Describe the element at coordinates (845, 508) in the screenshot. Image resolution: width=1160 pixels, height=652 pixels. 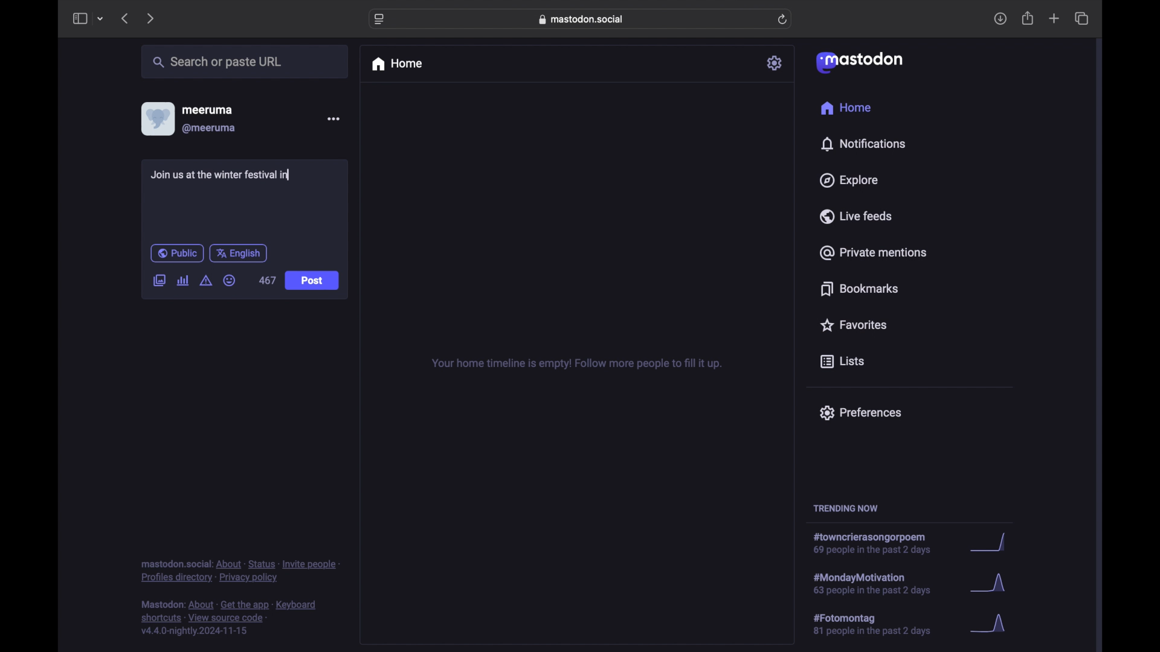
I see `trending now` at that location.